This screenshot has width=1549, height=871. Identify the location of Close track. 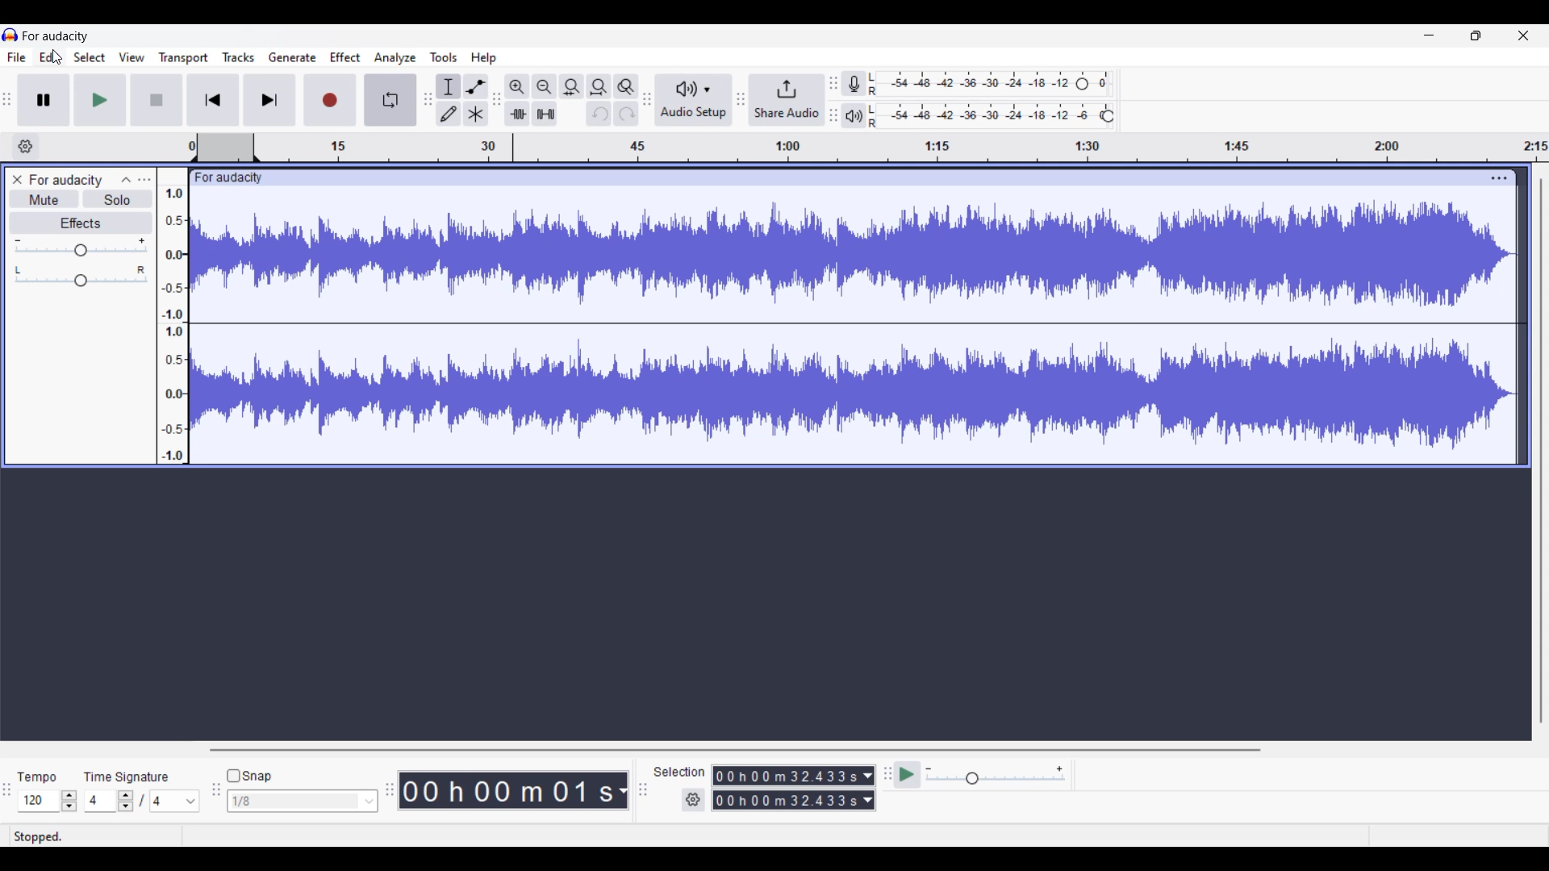
(18, 180).